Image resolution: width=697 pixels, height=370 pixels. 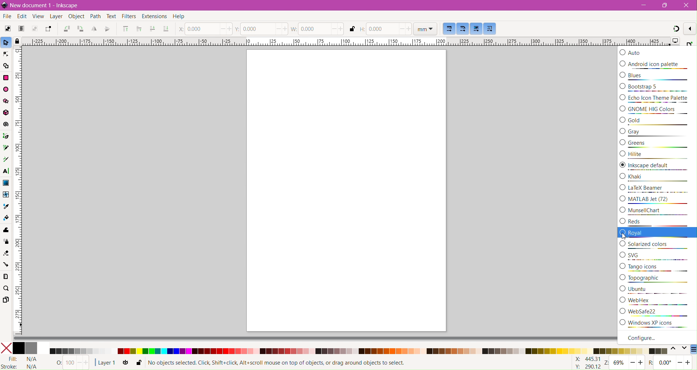 What do you see at coordinates (686, 5) in the screenshot?
I see `Close` at bounding box center [686, 5].